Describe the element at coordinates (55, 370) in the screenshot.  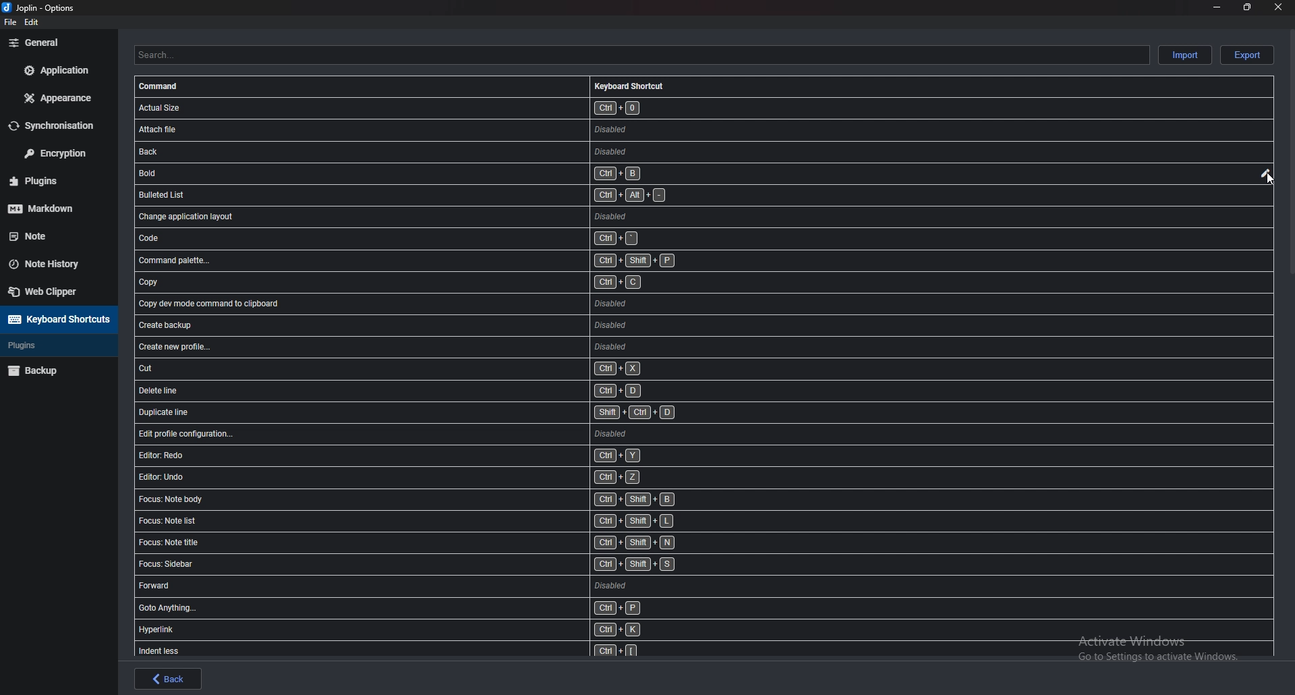
I see `Backup` at that location.